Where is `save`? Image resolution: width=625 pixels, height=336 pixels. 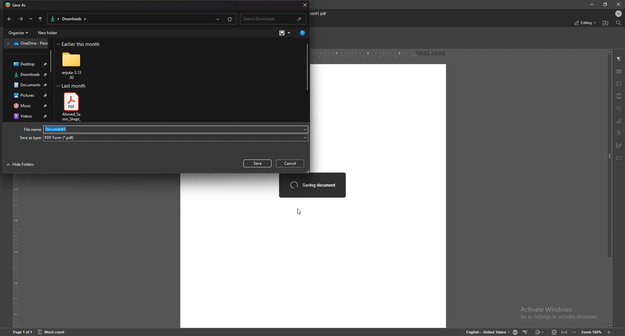 save is located at coordinates (257, 163).